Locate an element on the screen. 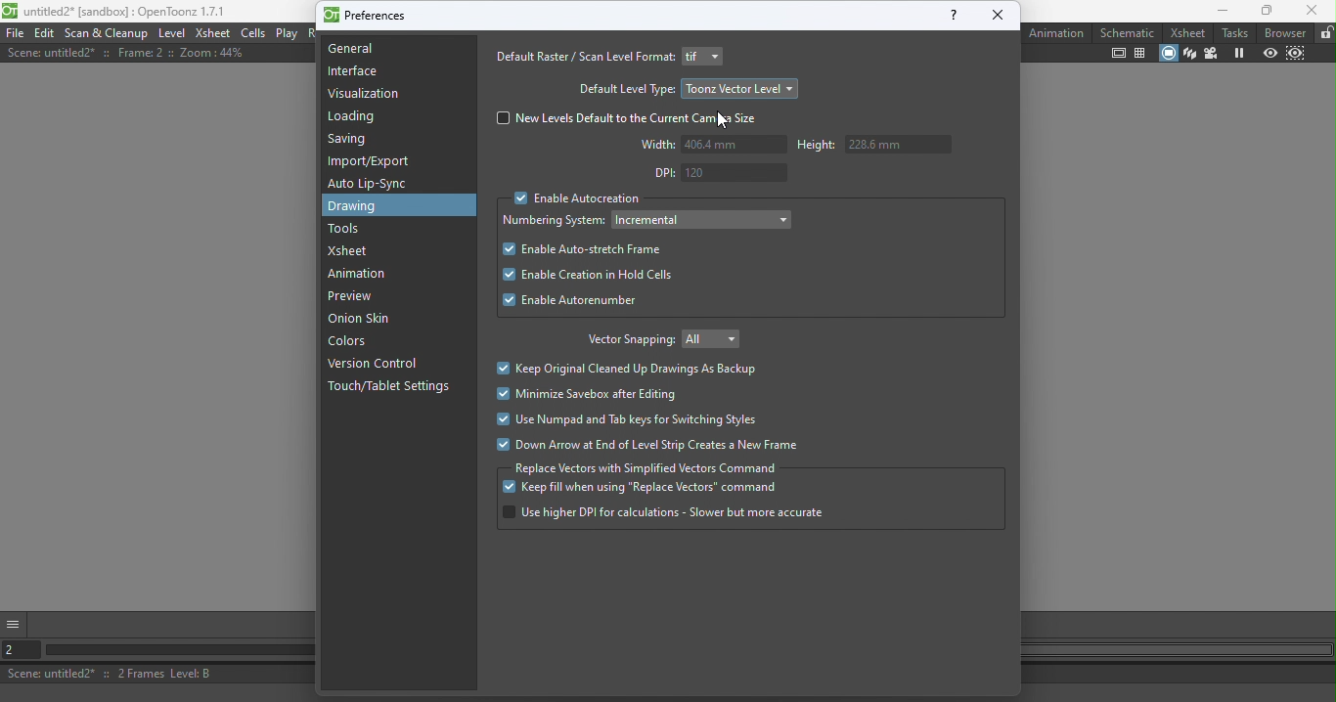  DPI is located at coordinates (717, 172).